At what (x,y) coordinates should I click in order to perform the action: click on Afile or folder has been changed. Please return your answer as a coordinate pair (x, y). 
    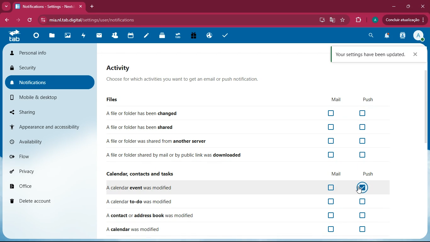
    Looking at the image, I should click on (140, 114).